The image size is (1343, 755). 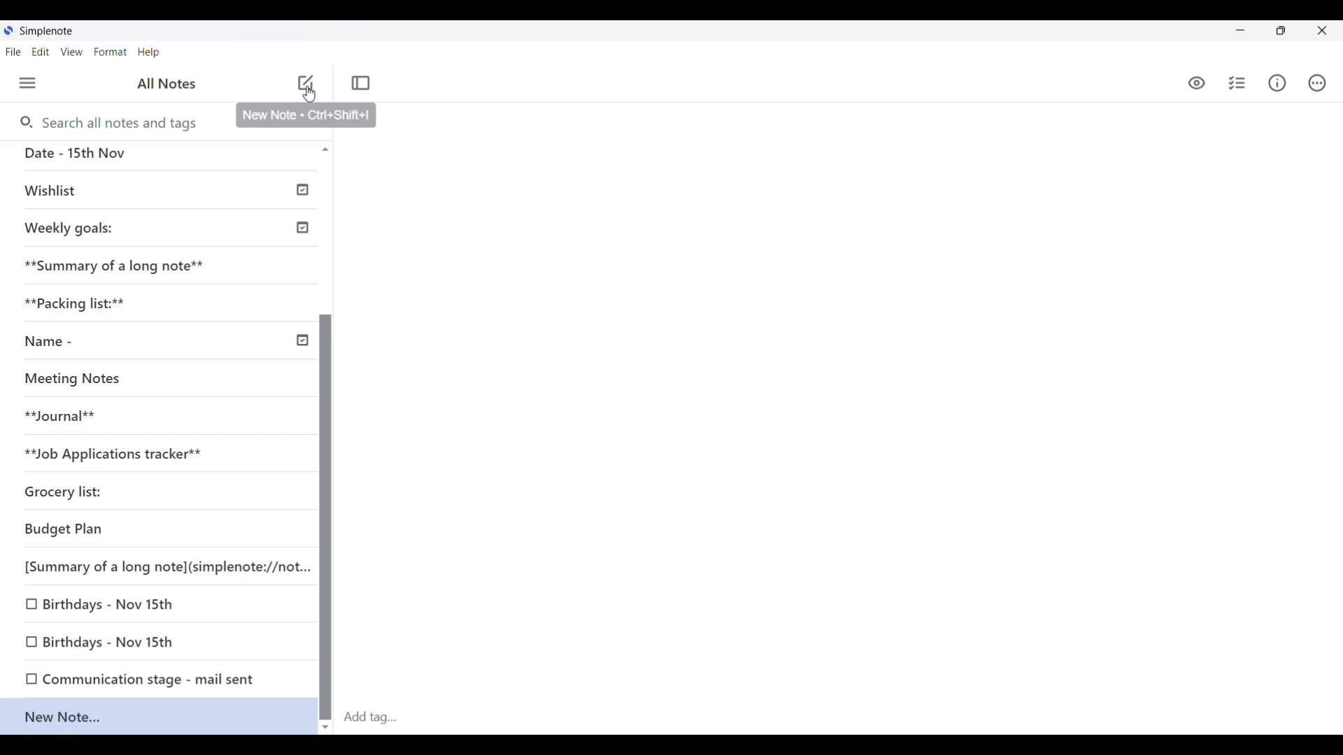 What do you see at coordinates (124, 454) in the screenshot?
I see `**Job Applications tracker**` at bounding box center [124, 454].